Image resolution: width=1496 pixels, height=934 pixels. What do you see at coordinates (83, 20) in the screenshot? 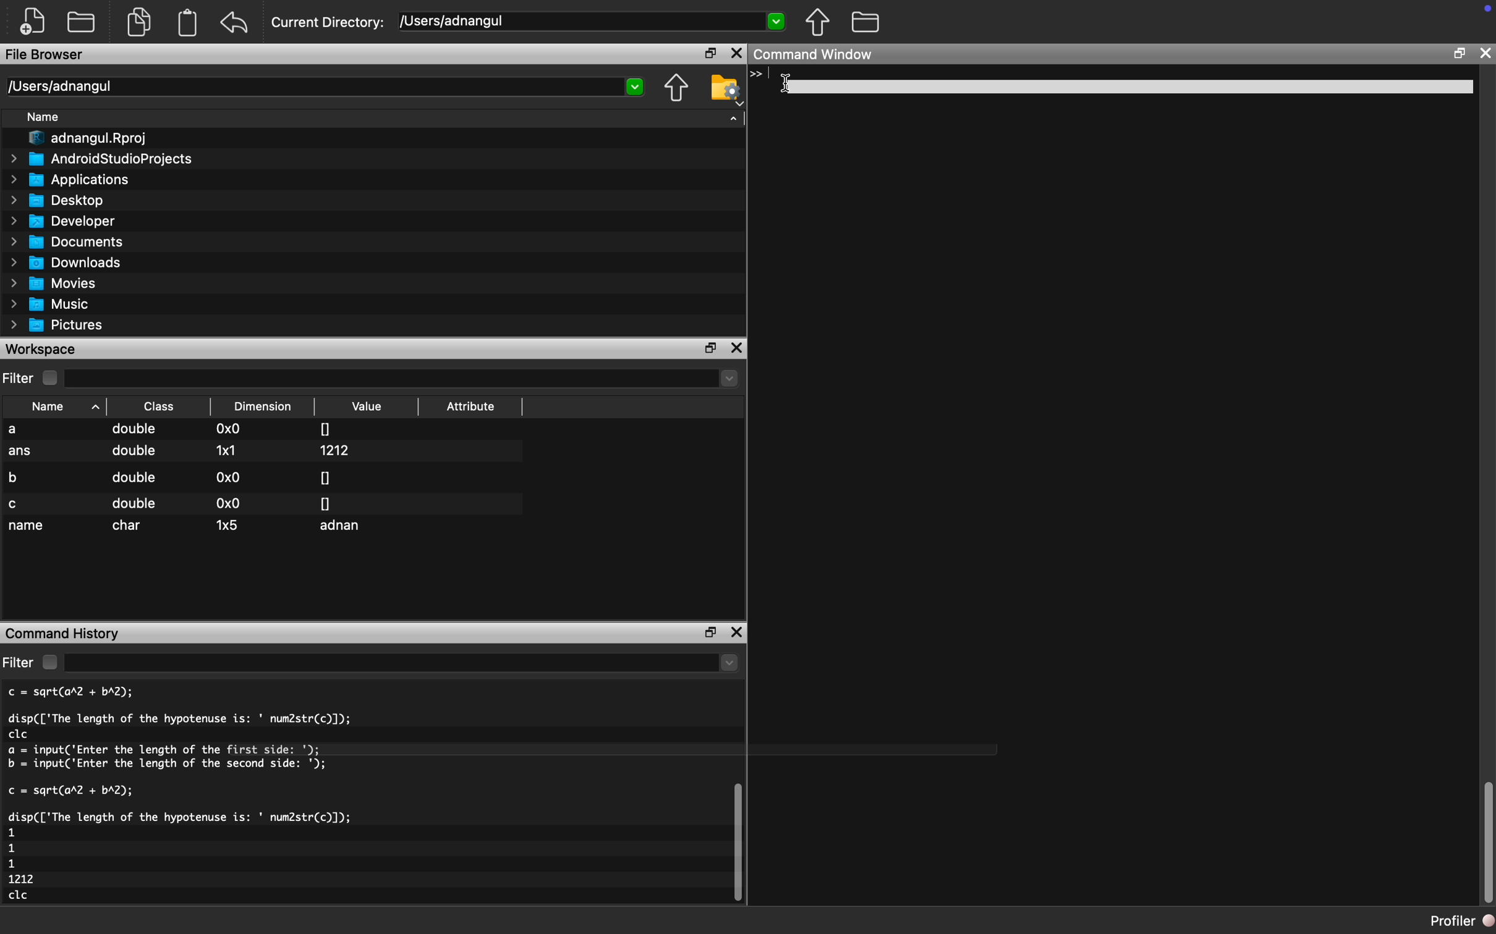
I see `open folder` at bounding box center [83, 20].